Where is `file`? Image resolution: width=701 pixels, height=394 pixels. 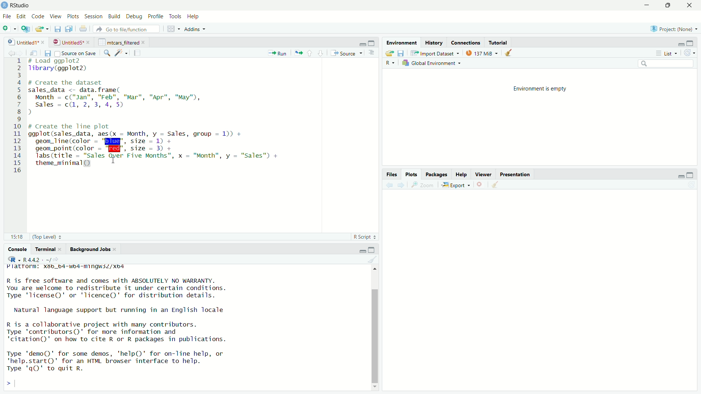 file is located at coordinates (7, 16).